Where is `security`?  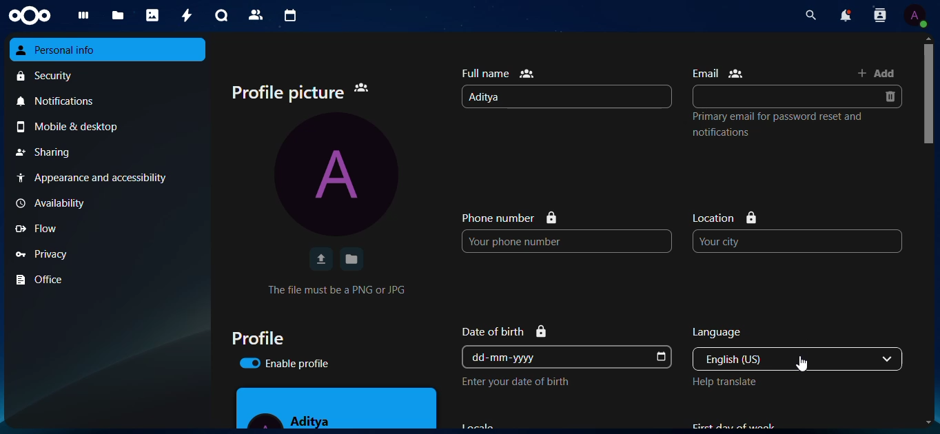
security is located at coordinates (49, 76).